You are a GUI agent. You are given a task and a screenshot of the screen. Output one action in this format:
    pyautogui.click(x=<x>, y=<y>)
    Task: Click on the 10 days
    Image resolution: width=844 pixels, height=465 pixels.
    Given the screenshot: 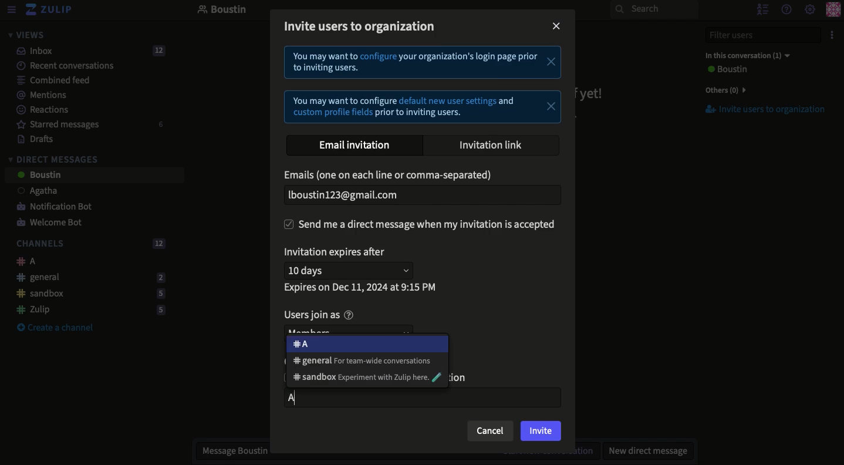 What is the action you would take?
    pyautogui.click(x=352, y=269)
    